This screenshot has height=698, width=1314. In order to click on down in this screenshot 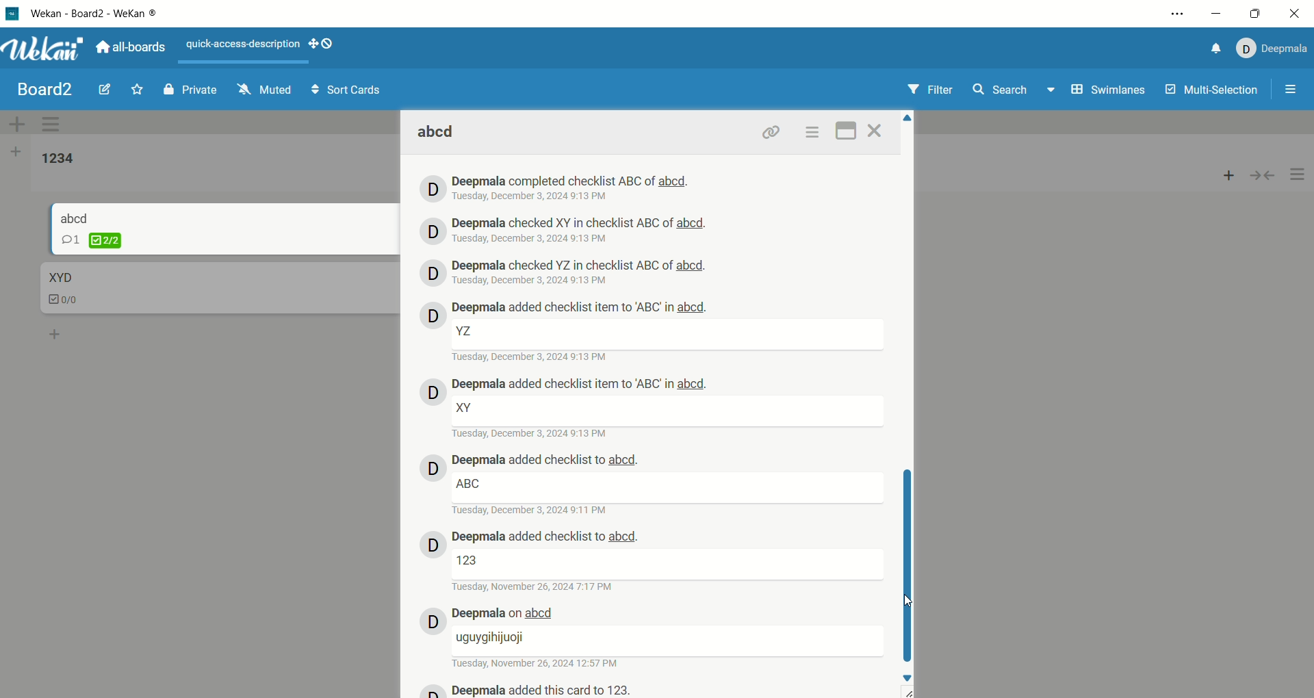, I will do `click(910, 678)`.